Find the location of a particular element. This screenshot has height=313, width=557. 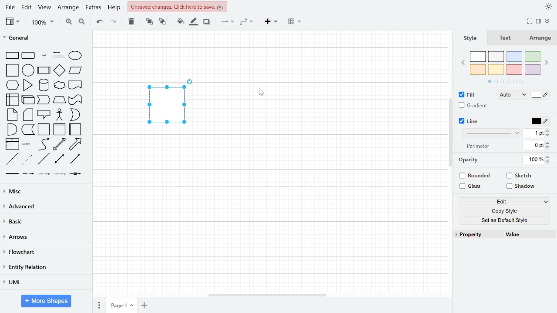

step is located at coordinates (44, 100).